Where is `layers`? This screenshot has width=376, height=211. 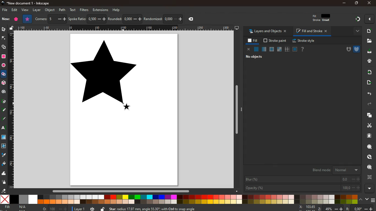
layers is located at coordinates (367, 115).